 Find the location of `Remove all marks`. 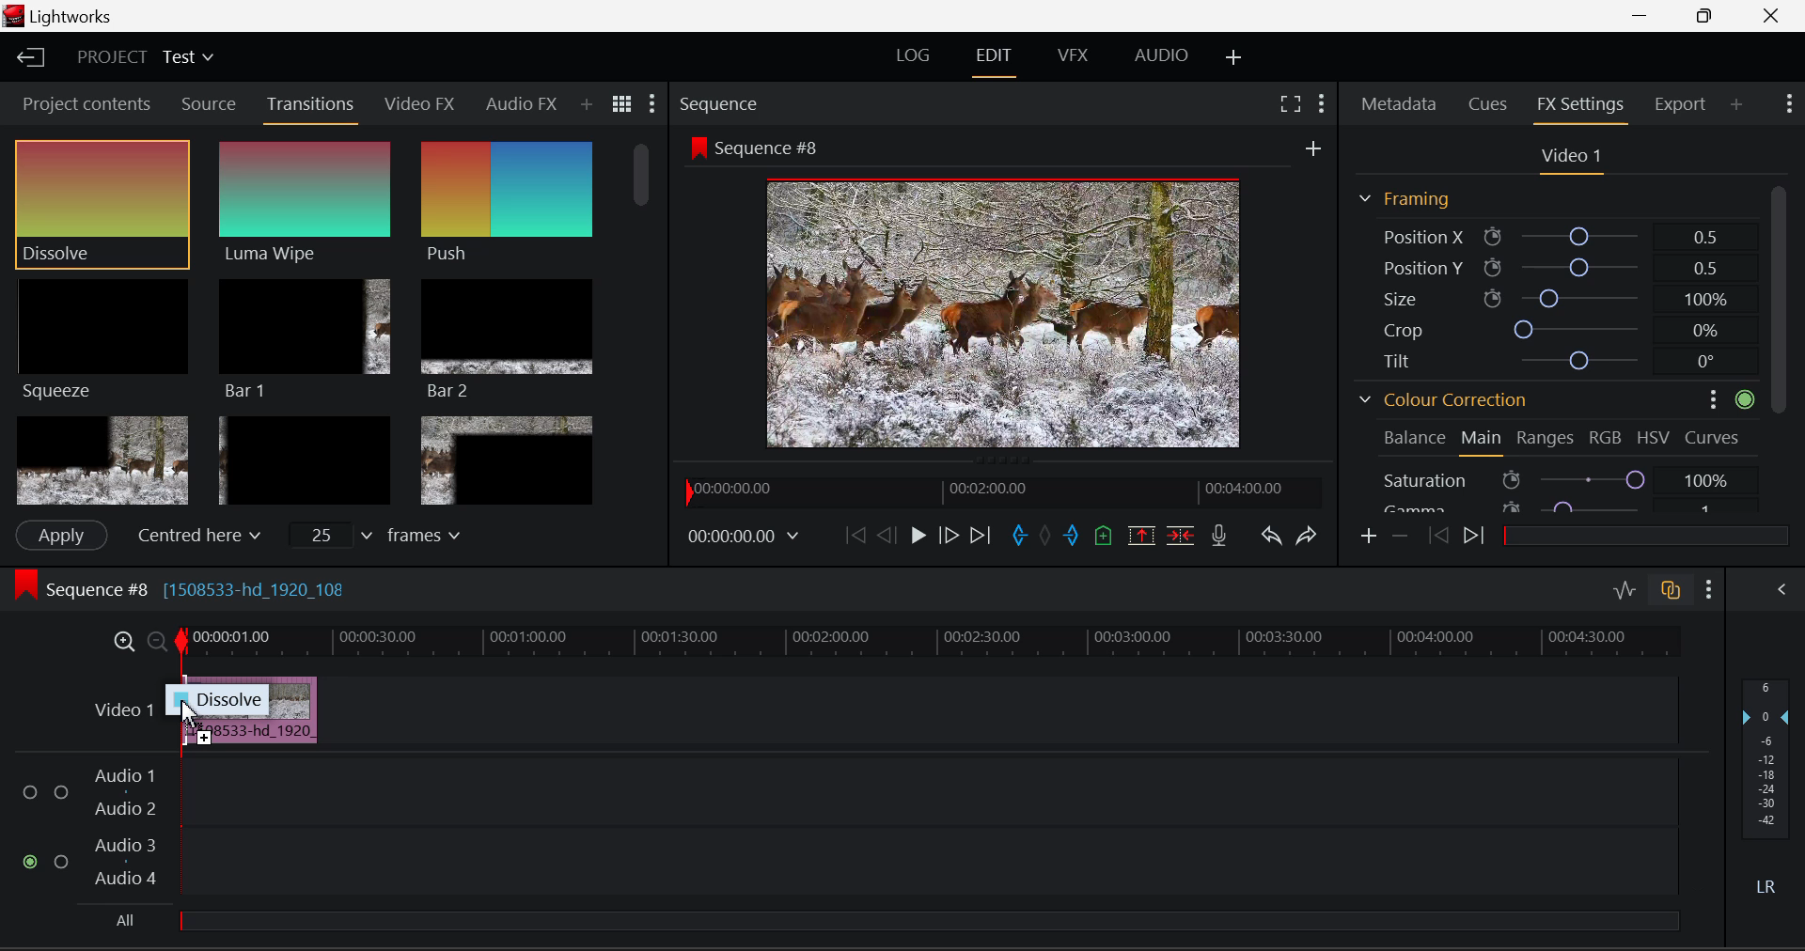

Remove all marks is located at coordinates (1044, 536).